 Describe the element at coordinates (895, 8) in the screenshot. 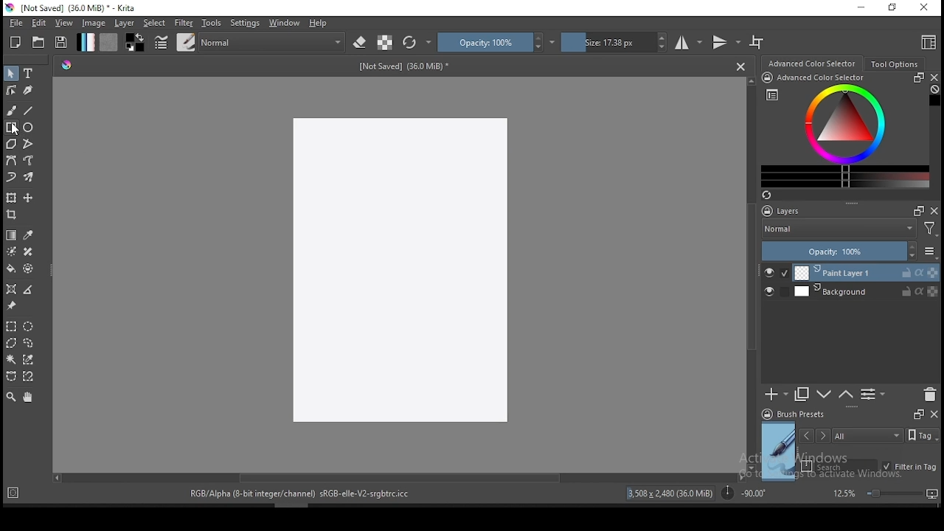

I see `restore` at that location.